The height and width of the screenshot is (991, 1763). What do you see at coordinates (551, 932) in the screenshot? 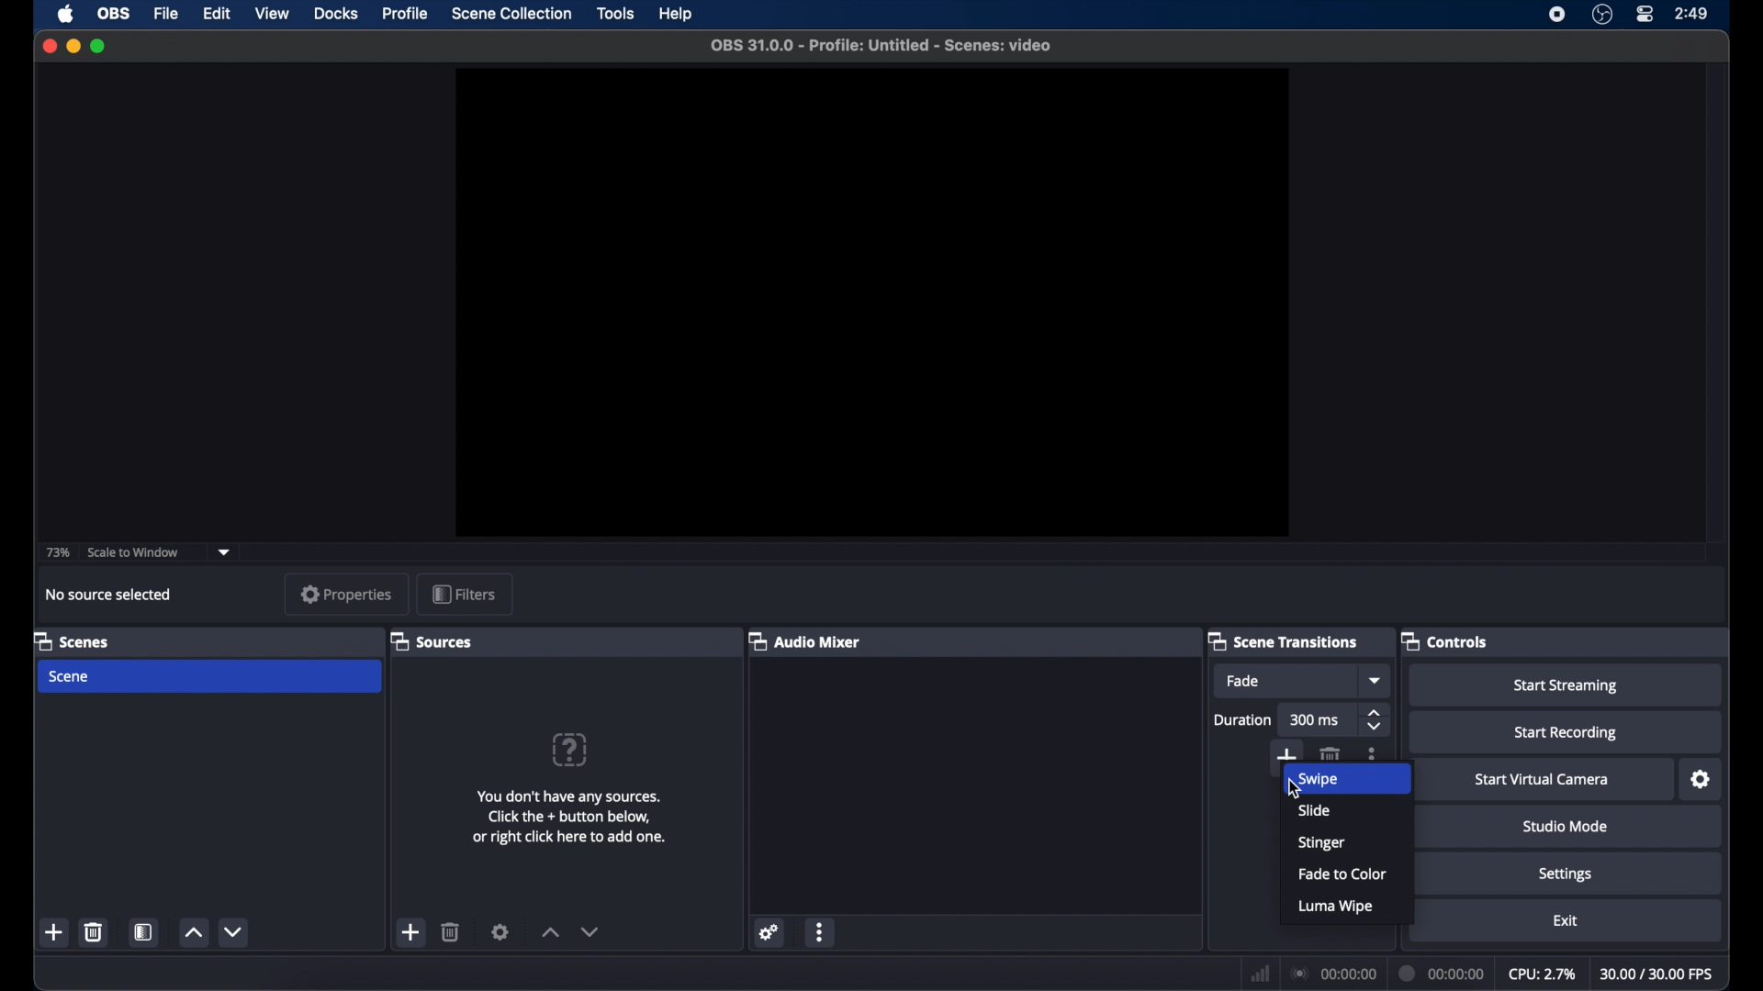
I see `increment` at bounding box center [551, 932].